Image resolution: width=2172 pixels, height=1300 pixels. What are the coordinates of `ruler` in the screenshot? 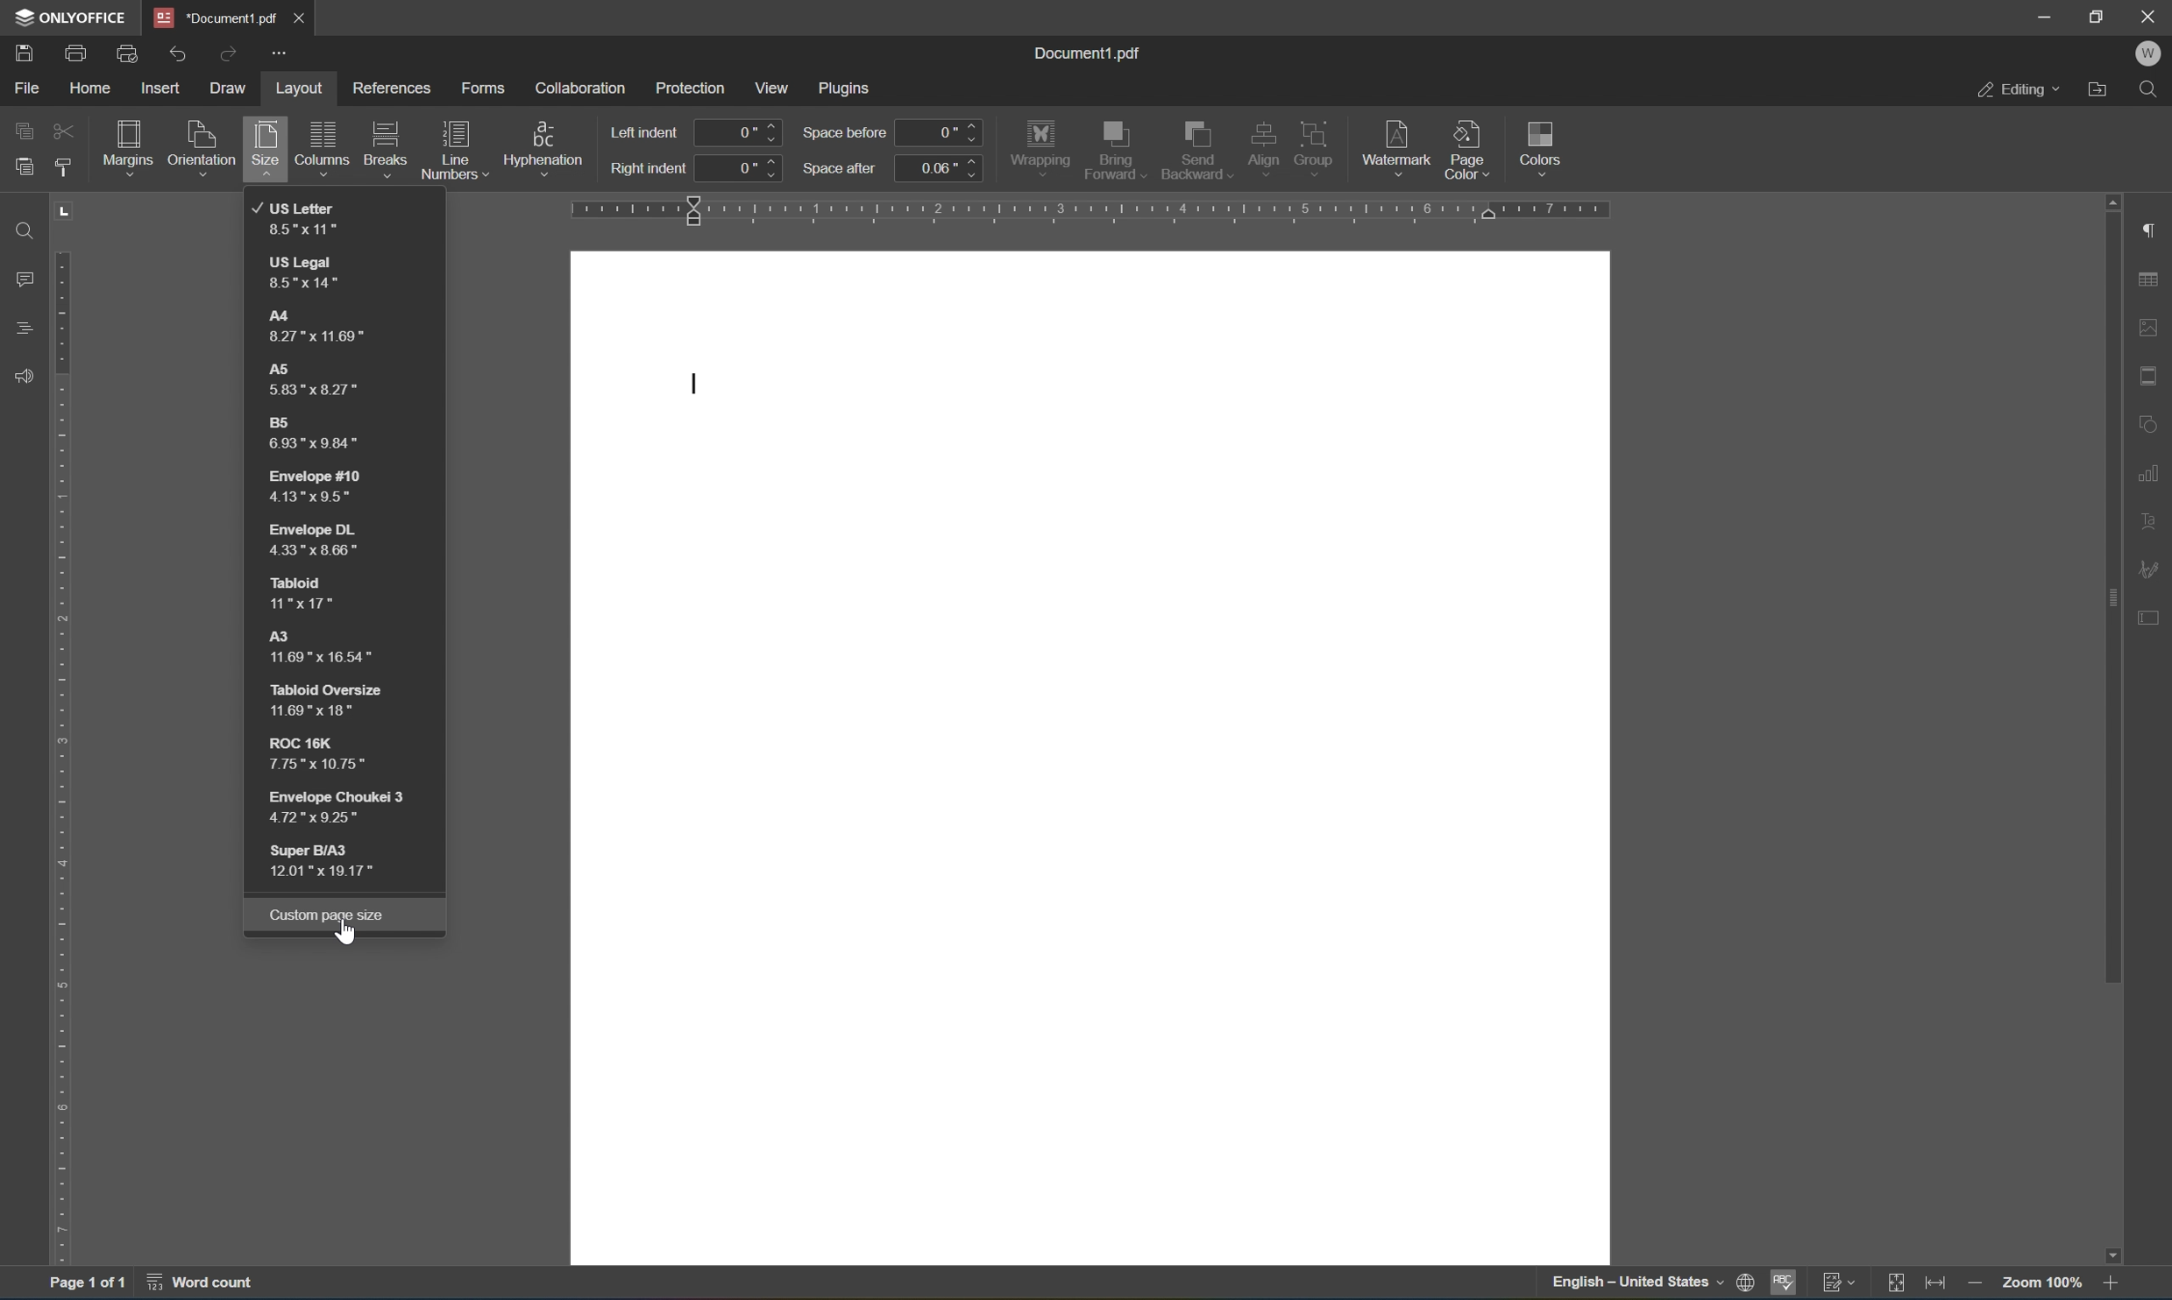 It's located at (61, 730).